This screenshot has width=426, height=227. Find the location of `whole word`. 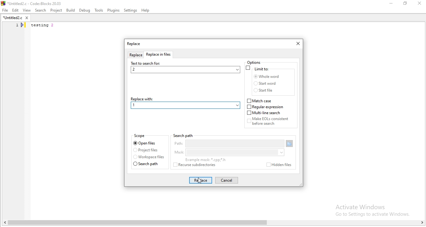

whole word is located at coordinates (266, 77).